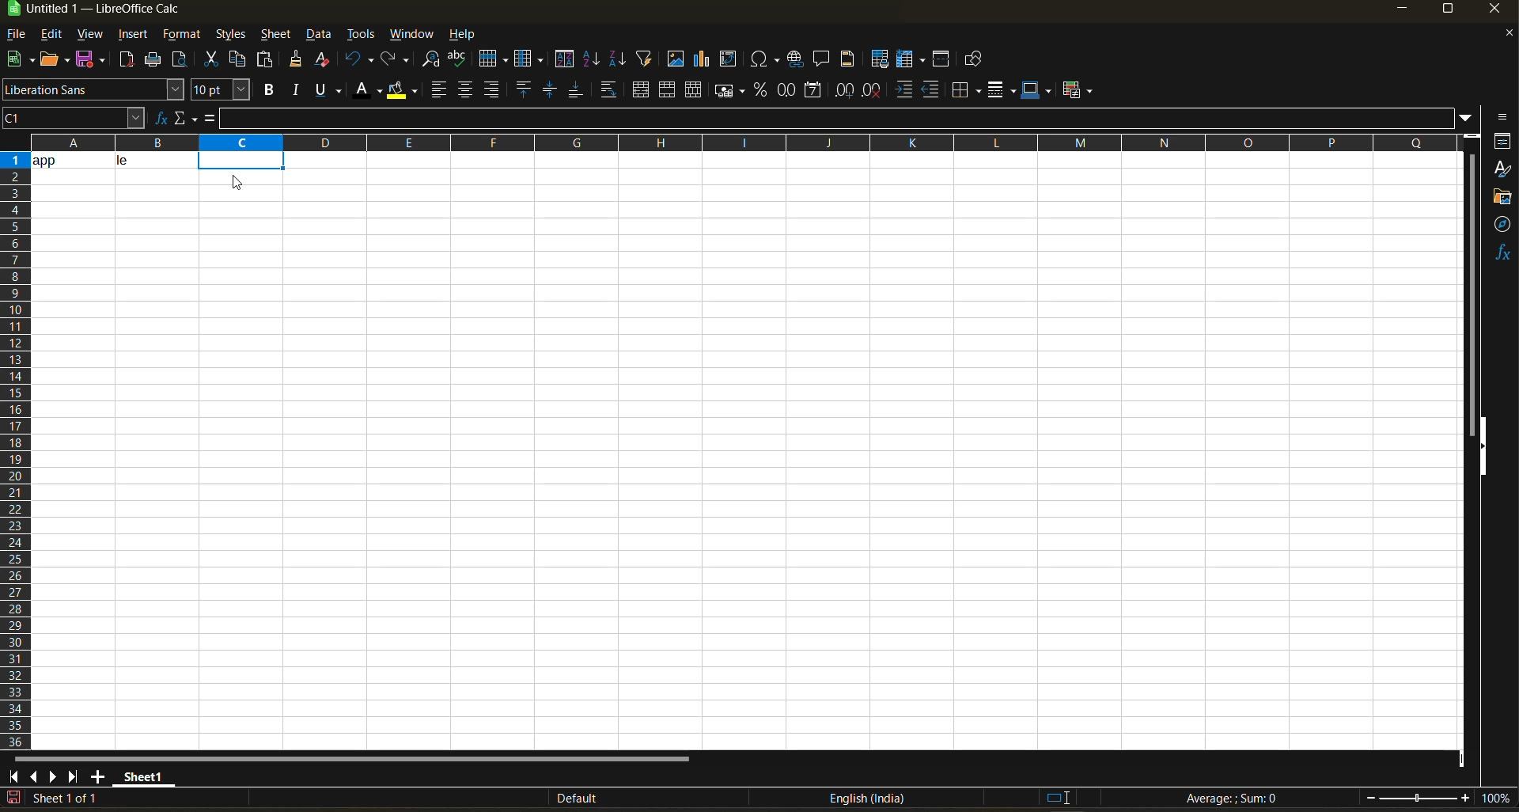 The height and width of the screenshot is (812, 1519). What do you see at coordinates (413, 34) in the screenshot?
I see `window` at bounding box center [413, 34].